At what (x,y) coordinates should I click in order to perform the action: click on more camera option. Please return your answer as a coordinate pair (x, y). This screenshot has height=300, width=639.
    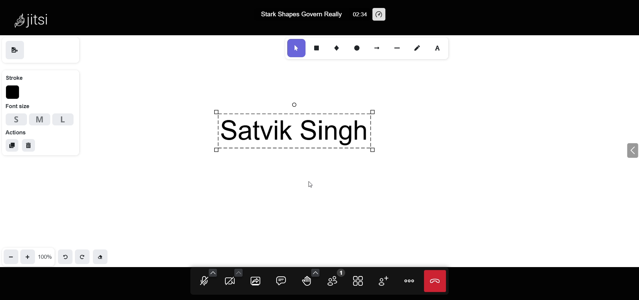
    Looking at the image, I should click on (238, 272).